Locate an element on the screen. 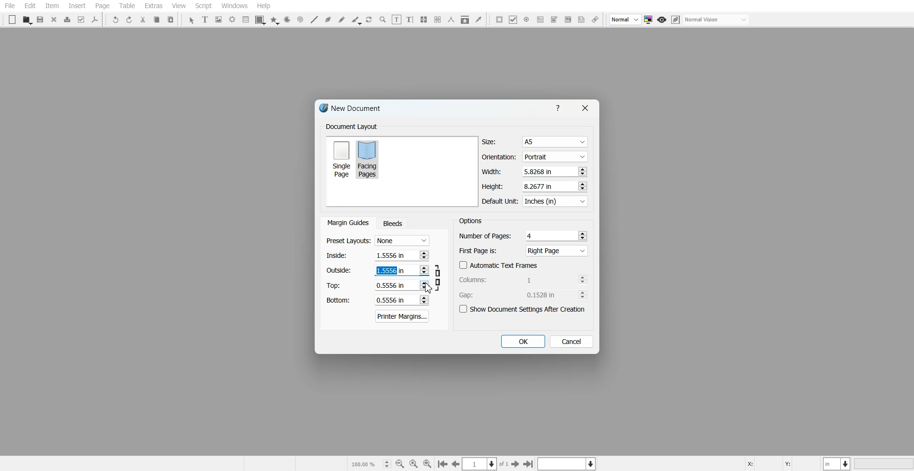 The width and height of the screenshot is (914, 471). Redo is located at coordinates (129, 20).